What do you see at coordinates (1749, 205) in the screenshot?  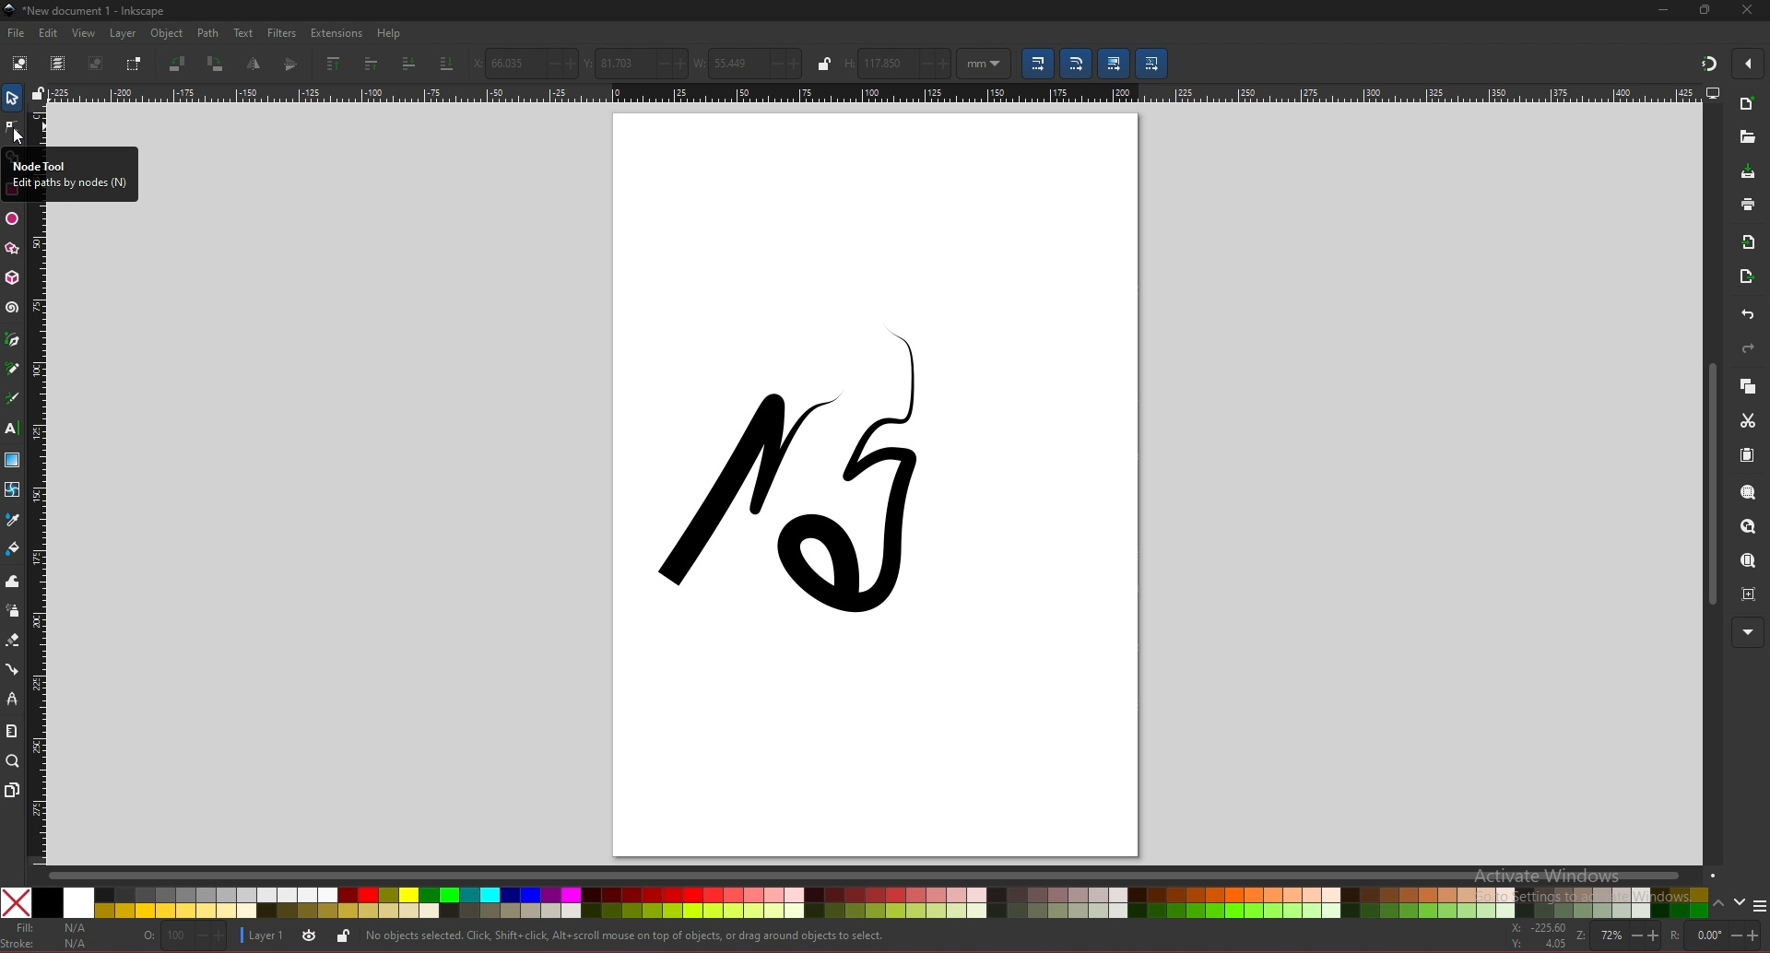 I see `print` at bounding box center [1749, 205].